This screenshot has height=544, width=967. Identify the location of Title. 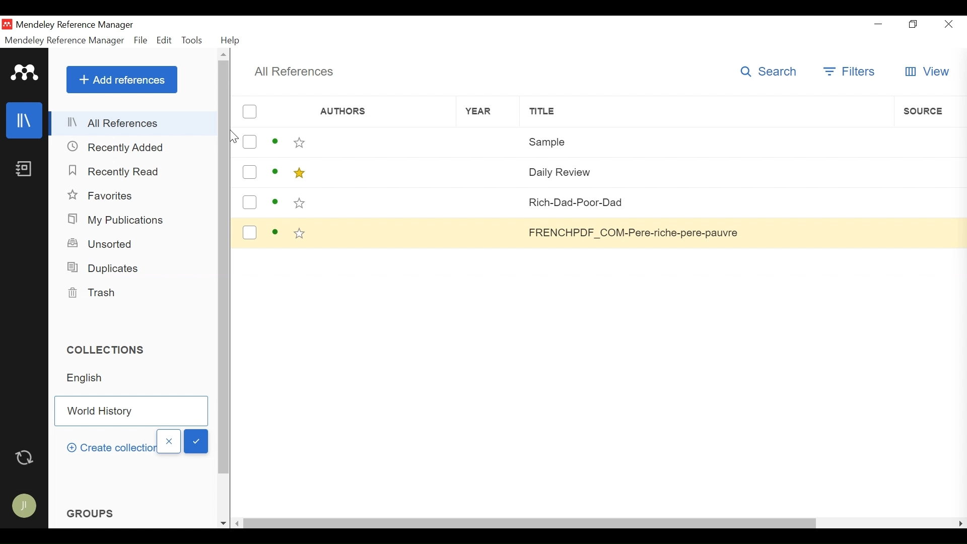
(706, 111).